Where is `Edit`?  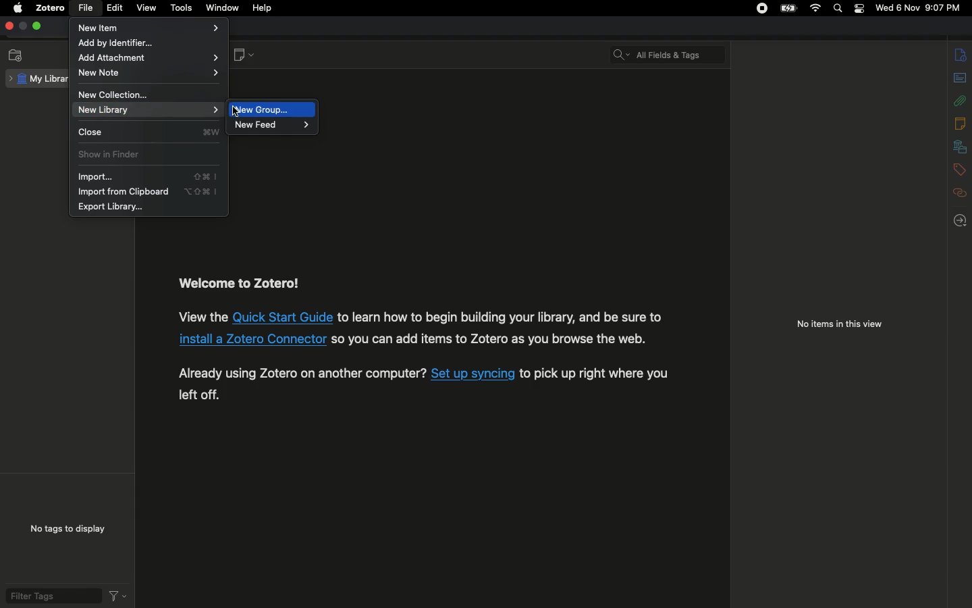 Edit is located at coordinates (115, 9).